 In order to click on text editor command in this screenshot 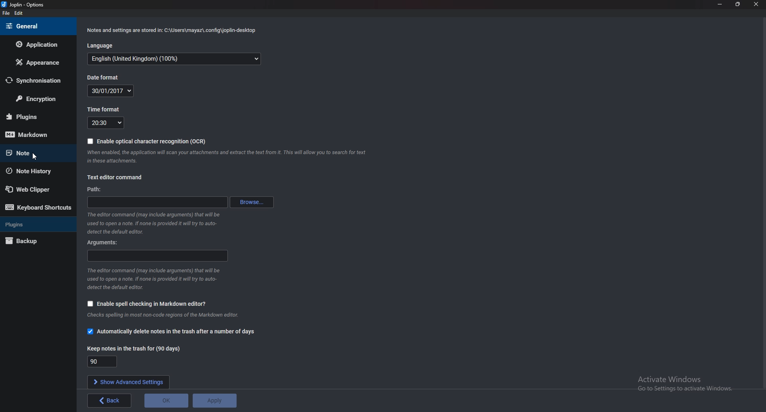, I will do `click(116, 177)`.